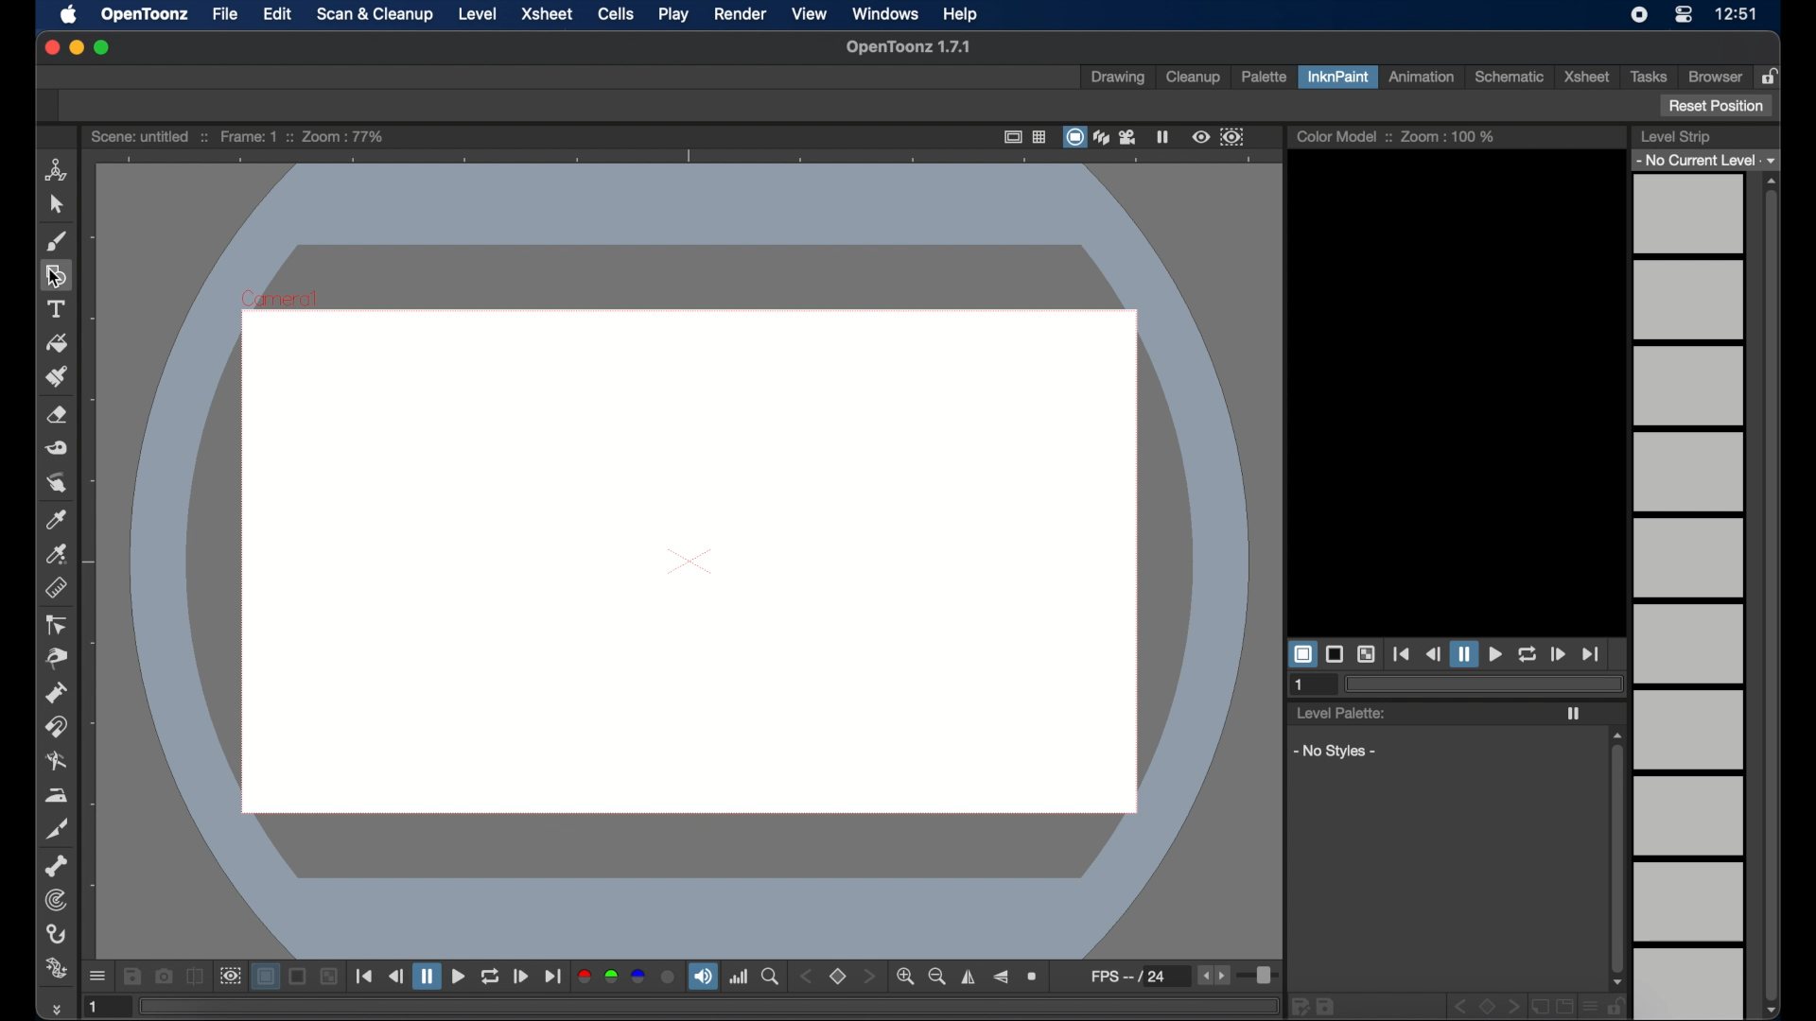 This screenshot has width=1816, height=1021. I want to click on animation, so click(1423, 76).